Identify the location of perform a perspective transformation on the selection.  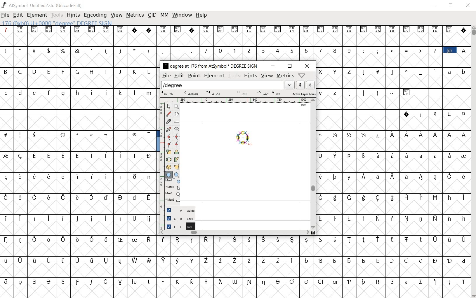
(176, 167).